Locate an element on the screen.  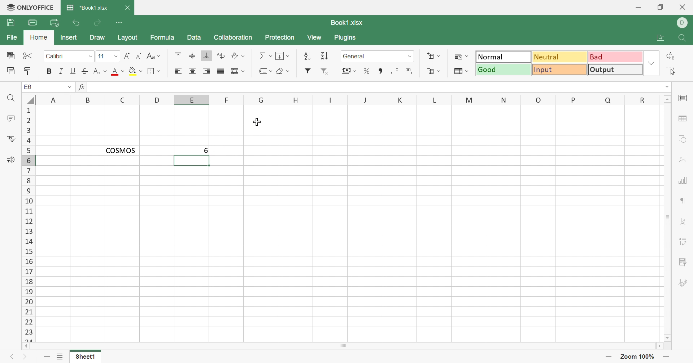
Delete cells is located at coordinates (434, 71).